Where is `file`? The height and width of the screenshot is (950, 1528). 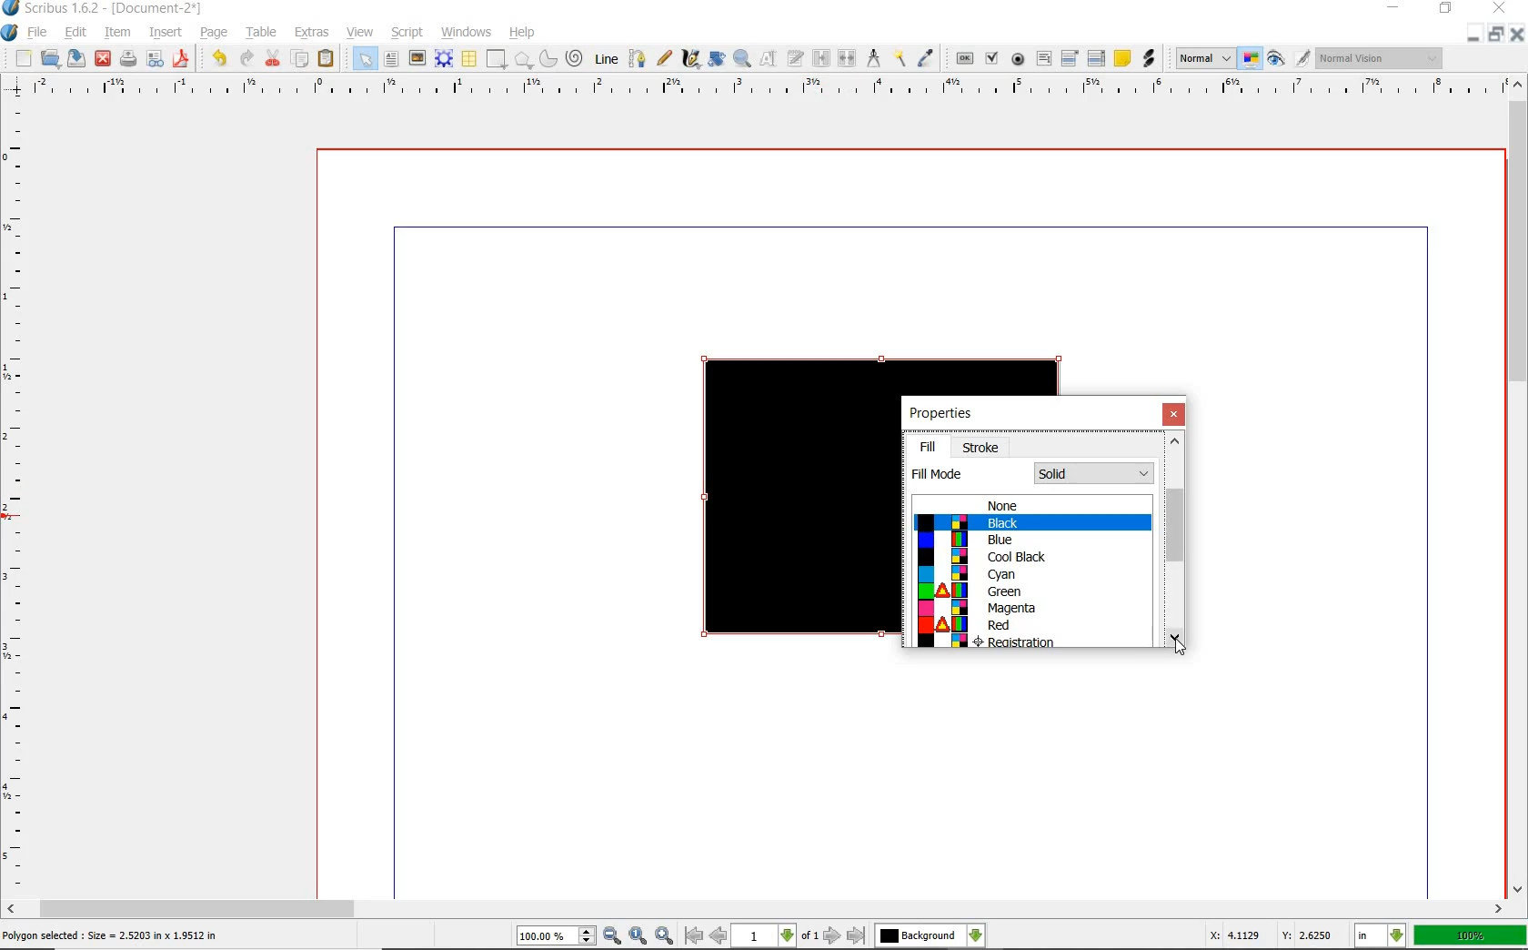
file is located at coordinates (38, 35).